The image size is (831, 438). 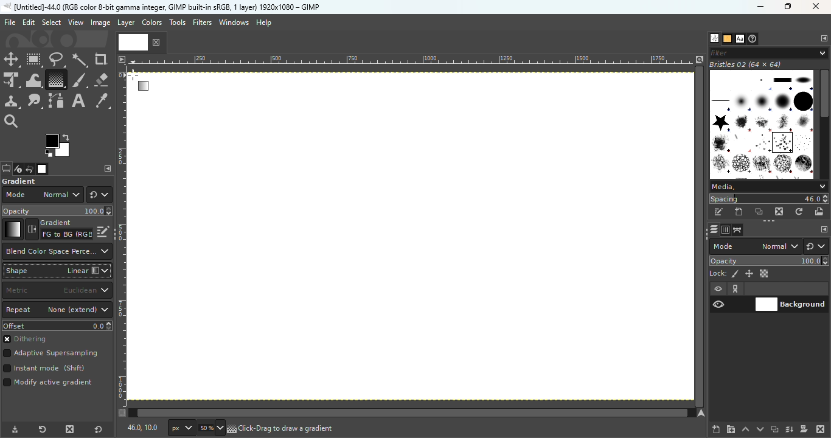 I want to click on Configure this tab, so click(x=823, y=39).